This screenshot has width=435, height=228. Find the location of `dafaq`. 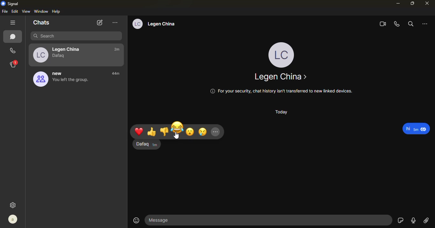

dafaq is located at coordinates (60, 56).